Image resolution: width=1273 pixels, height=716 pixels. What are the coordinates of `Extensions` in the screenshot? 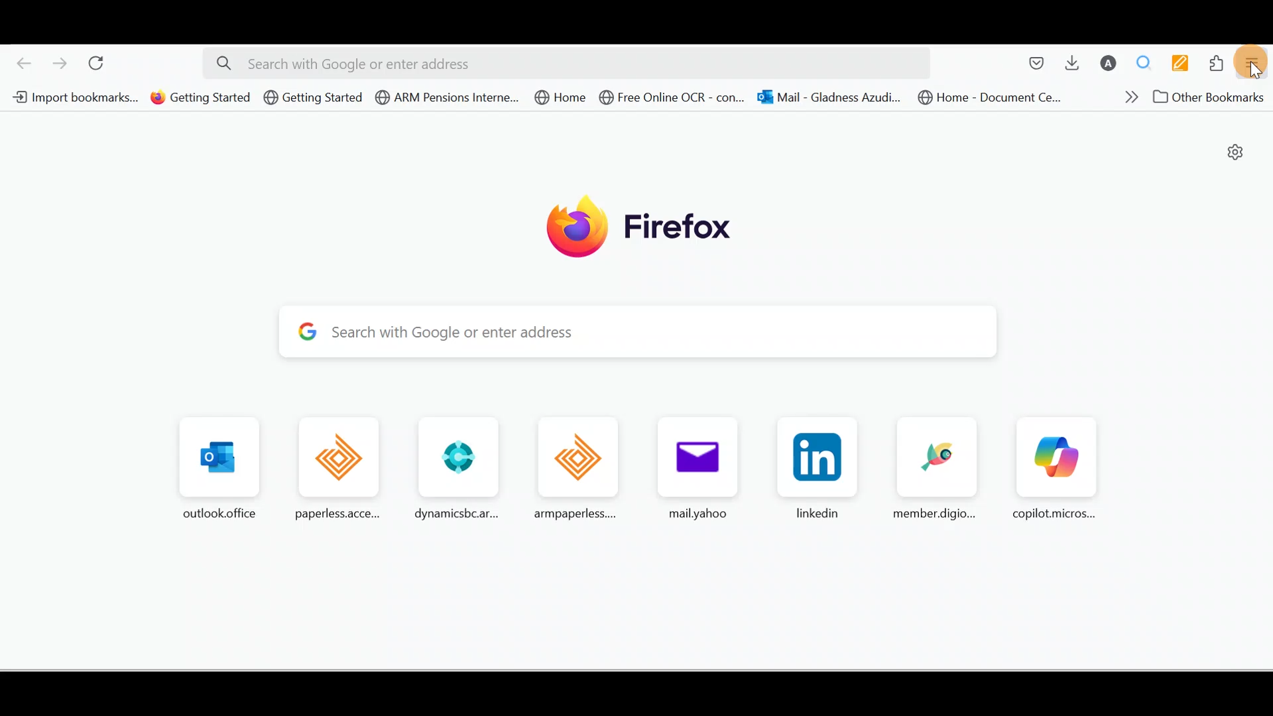 It's located at (1219, 64).